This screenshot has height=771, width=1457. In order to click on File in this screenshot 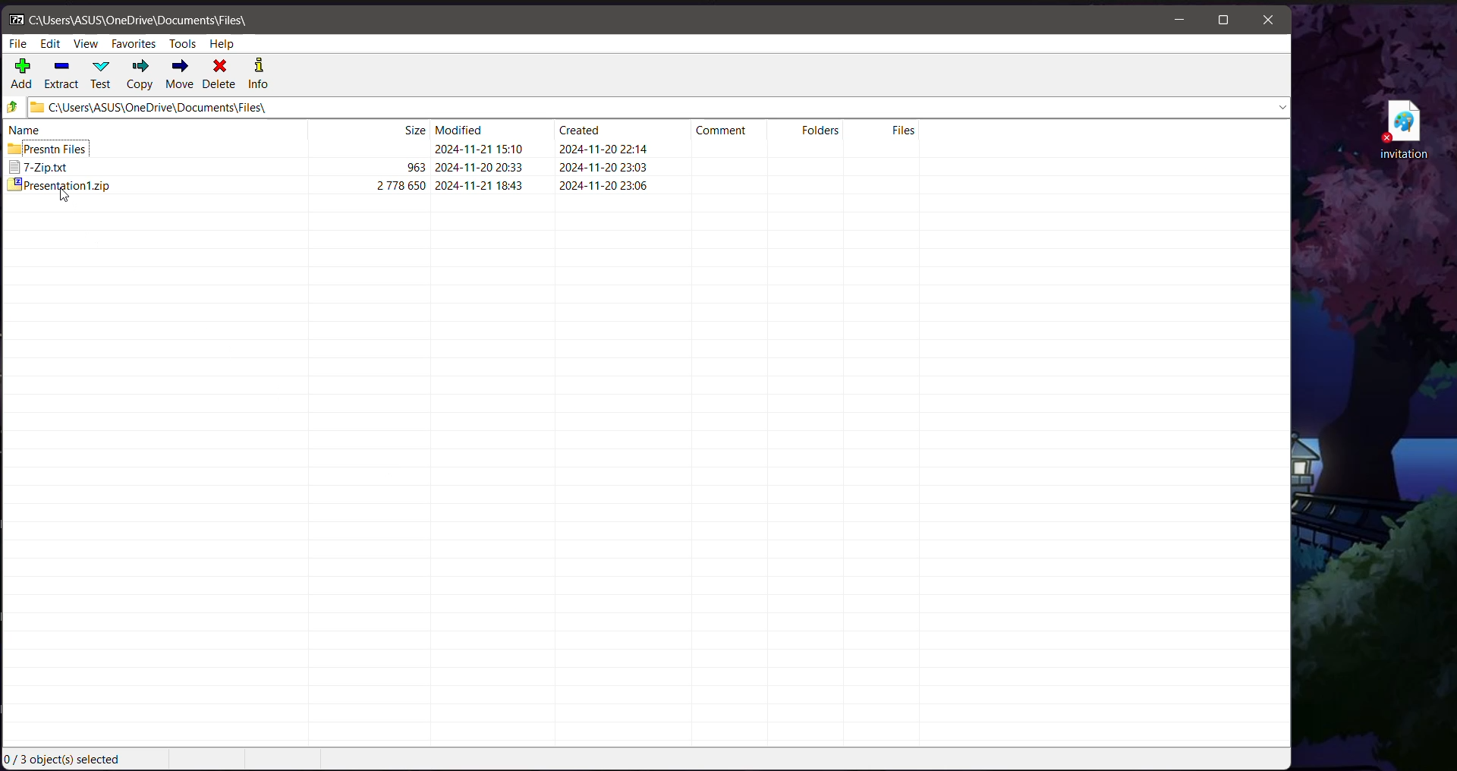, I will do `click(19, 42)`.